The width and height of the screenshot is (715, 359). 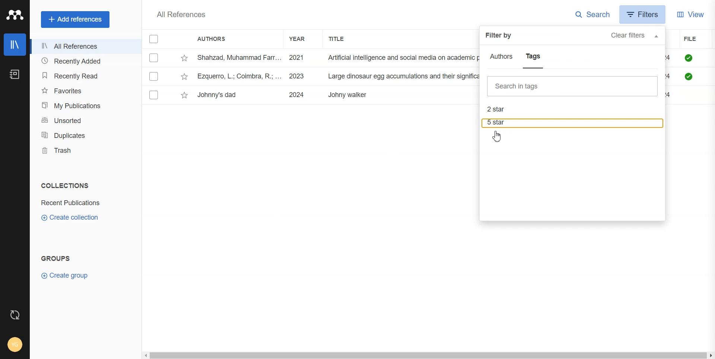 I want to click on Johnny's dad 2024 Johny walker 12/18/2024, so click(x=287, y=95).